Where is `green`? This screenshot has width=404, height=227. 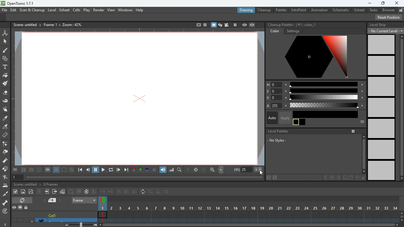 green is located at coordinates (141, 170).